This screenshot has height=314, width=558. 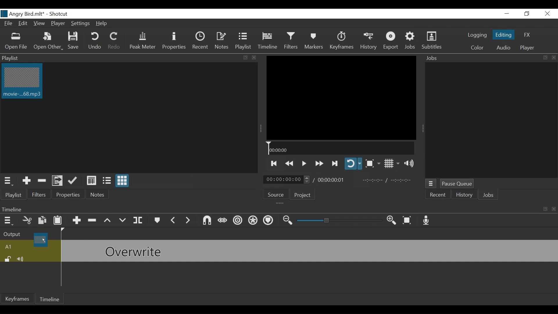 I want to click on Overwrite, so click(x=123, y=220).